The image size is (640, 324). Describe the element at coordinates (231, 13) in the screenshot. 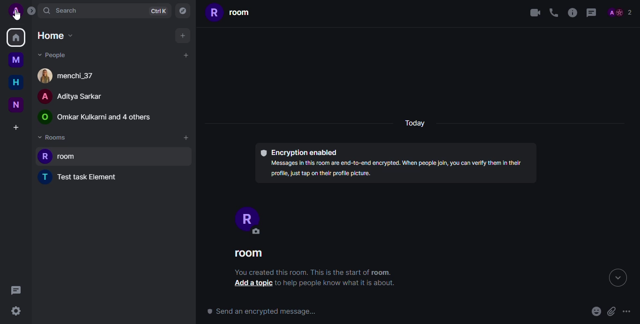

I see `room` at that location.